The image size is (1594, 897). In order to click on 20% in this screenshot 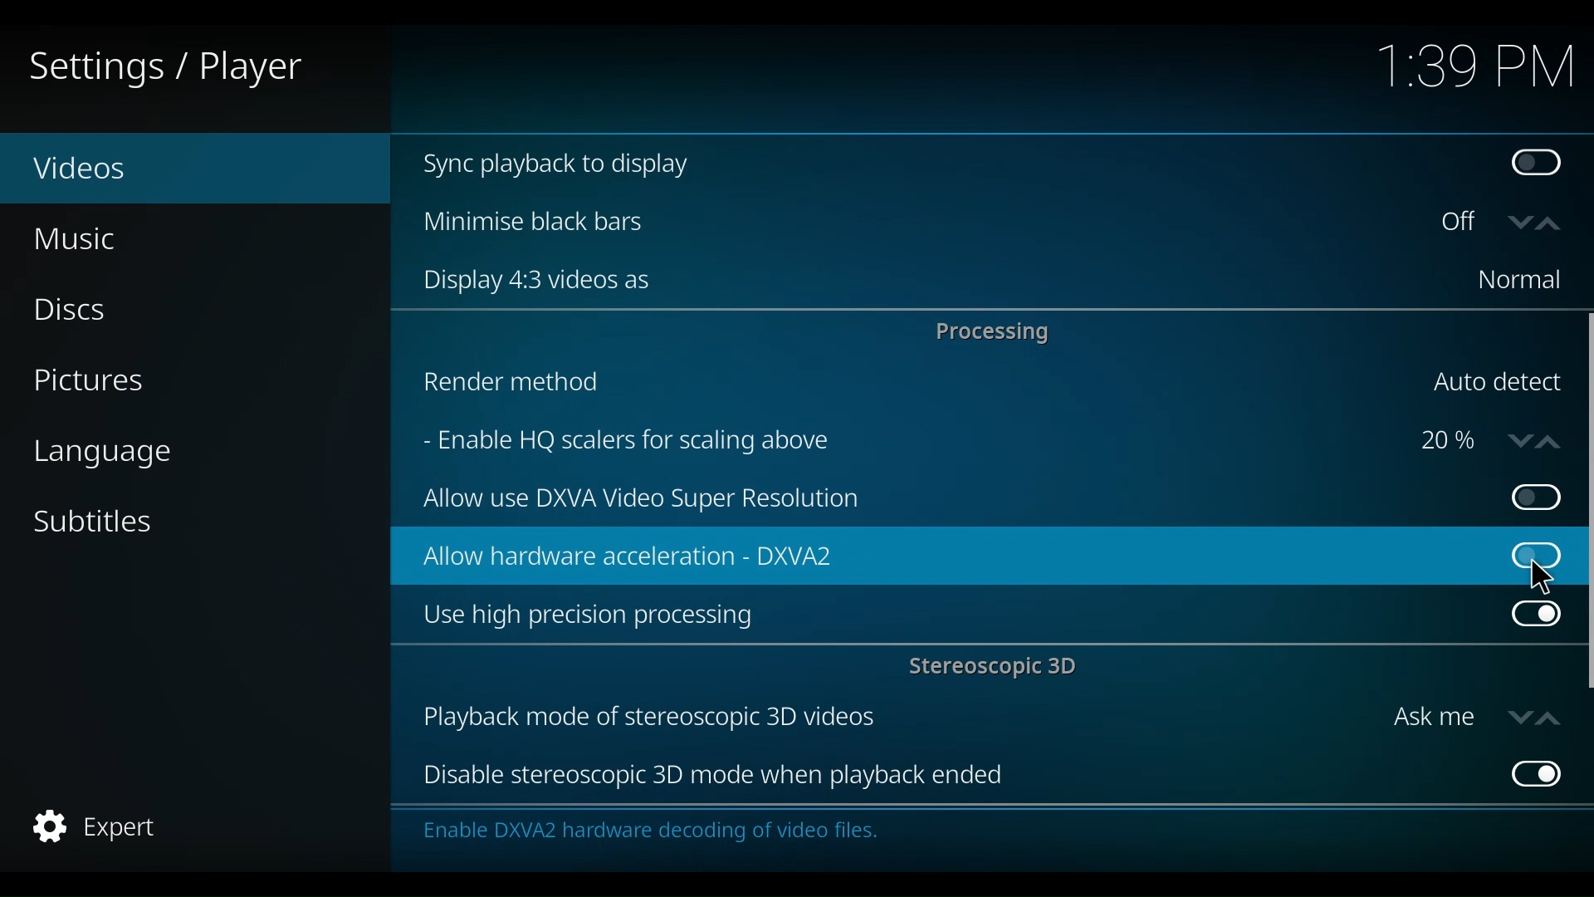, I will do `click(1448, 442)`.